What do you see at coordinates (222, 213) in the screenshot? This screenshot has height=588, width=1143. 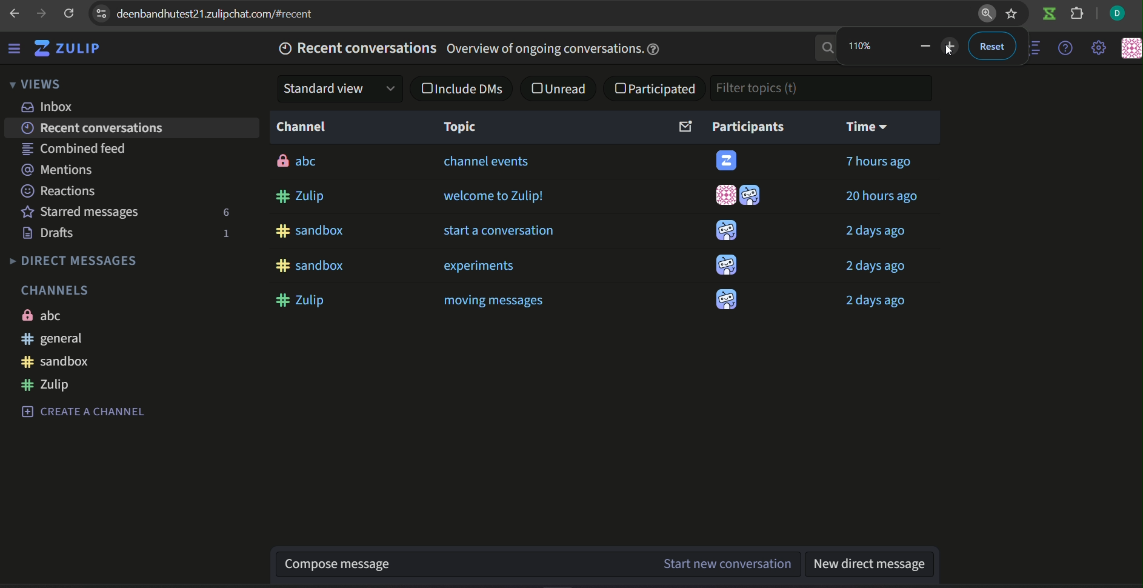 I see `number` at bounding box center [222, 213].